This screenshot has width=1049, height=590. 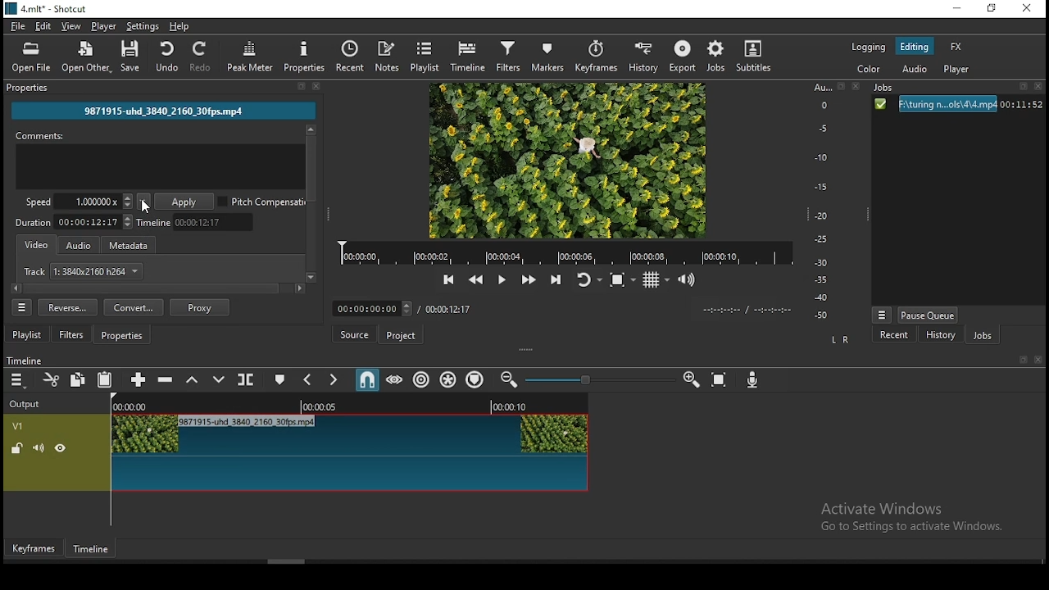 What do you see at coordinates (32, 57) in the screenshot?
I see `open file` at bounding box center [32, 57].